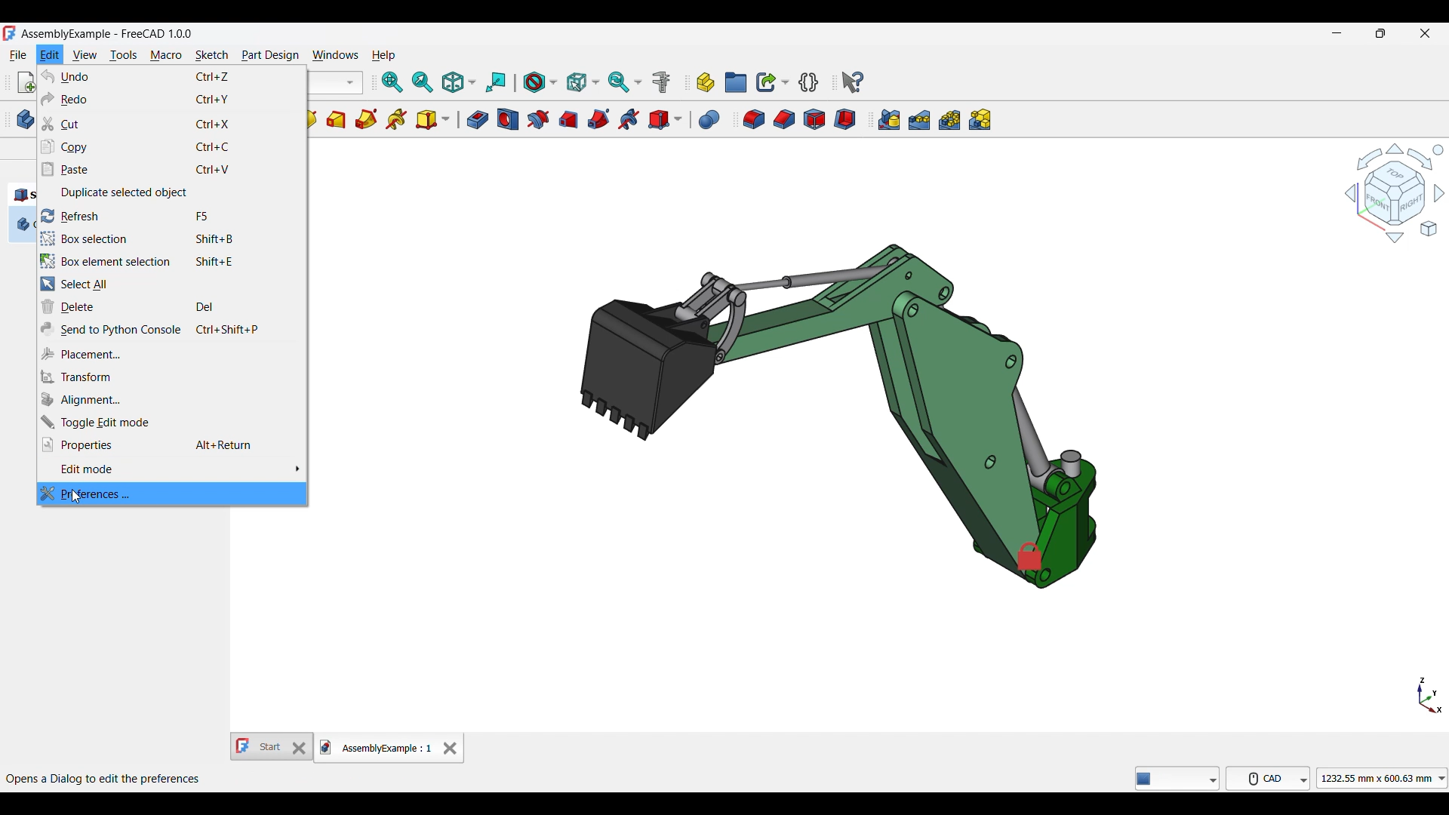  Describe the element at coordinates (172, 353) in the screenshot. I see `Placement ` at that location.